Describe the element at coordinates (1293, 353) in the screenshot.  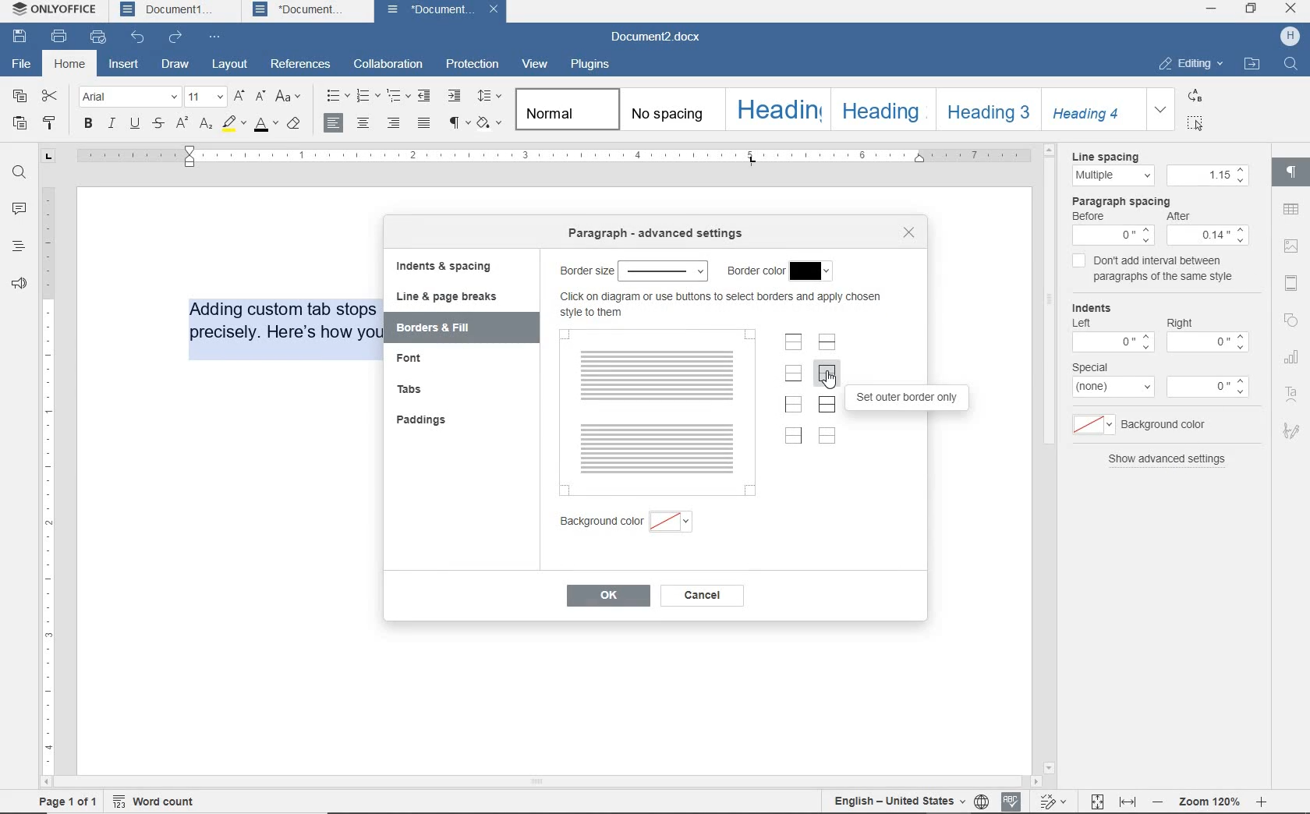
I see `chart` at that location.